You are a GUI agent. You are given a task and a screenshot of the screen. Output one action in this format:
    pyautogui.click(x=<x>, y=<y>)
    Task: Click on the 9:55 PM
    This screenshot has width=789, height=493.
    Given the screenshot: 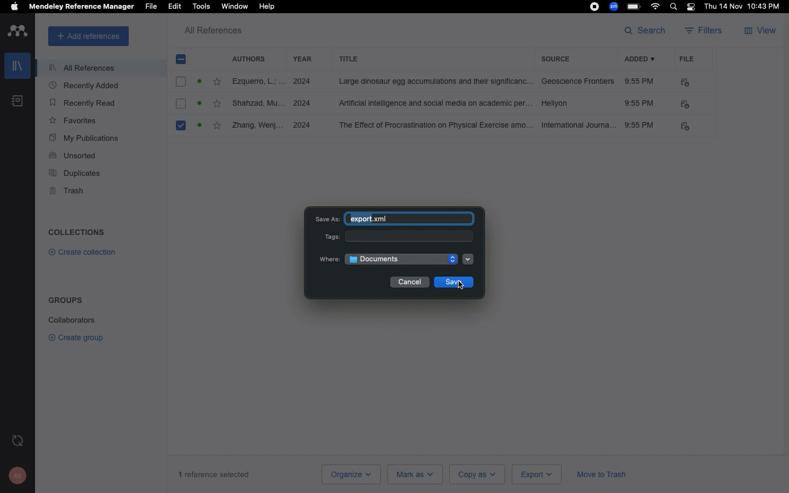 What is the action you would take?
    pyautogui.click(x=641, y=104)
    